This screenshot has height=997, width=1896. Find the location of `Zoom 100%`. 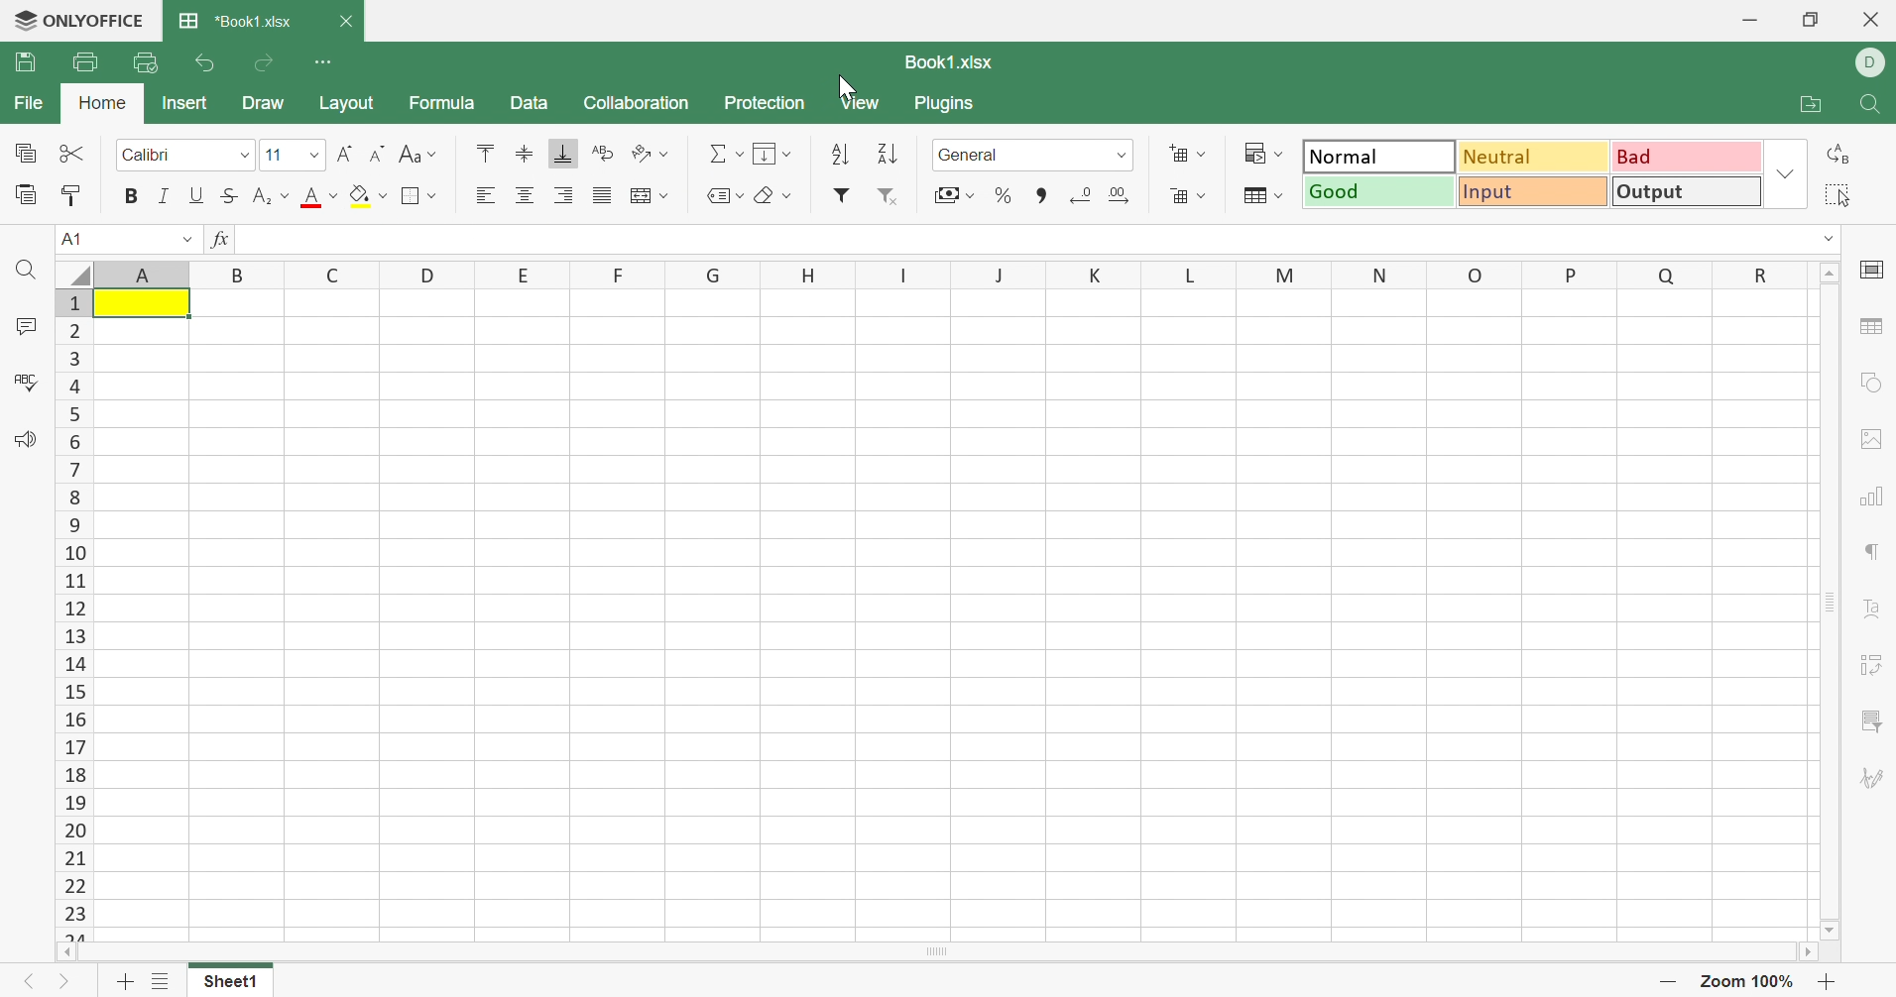

Zoom 100% is located at coordinates (1750, 980).